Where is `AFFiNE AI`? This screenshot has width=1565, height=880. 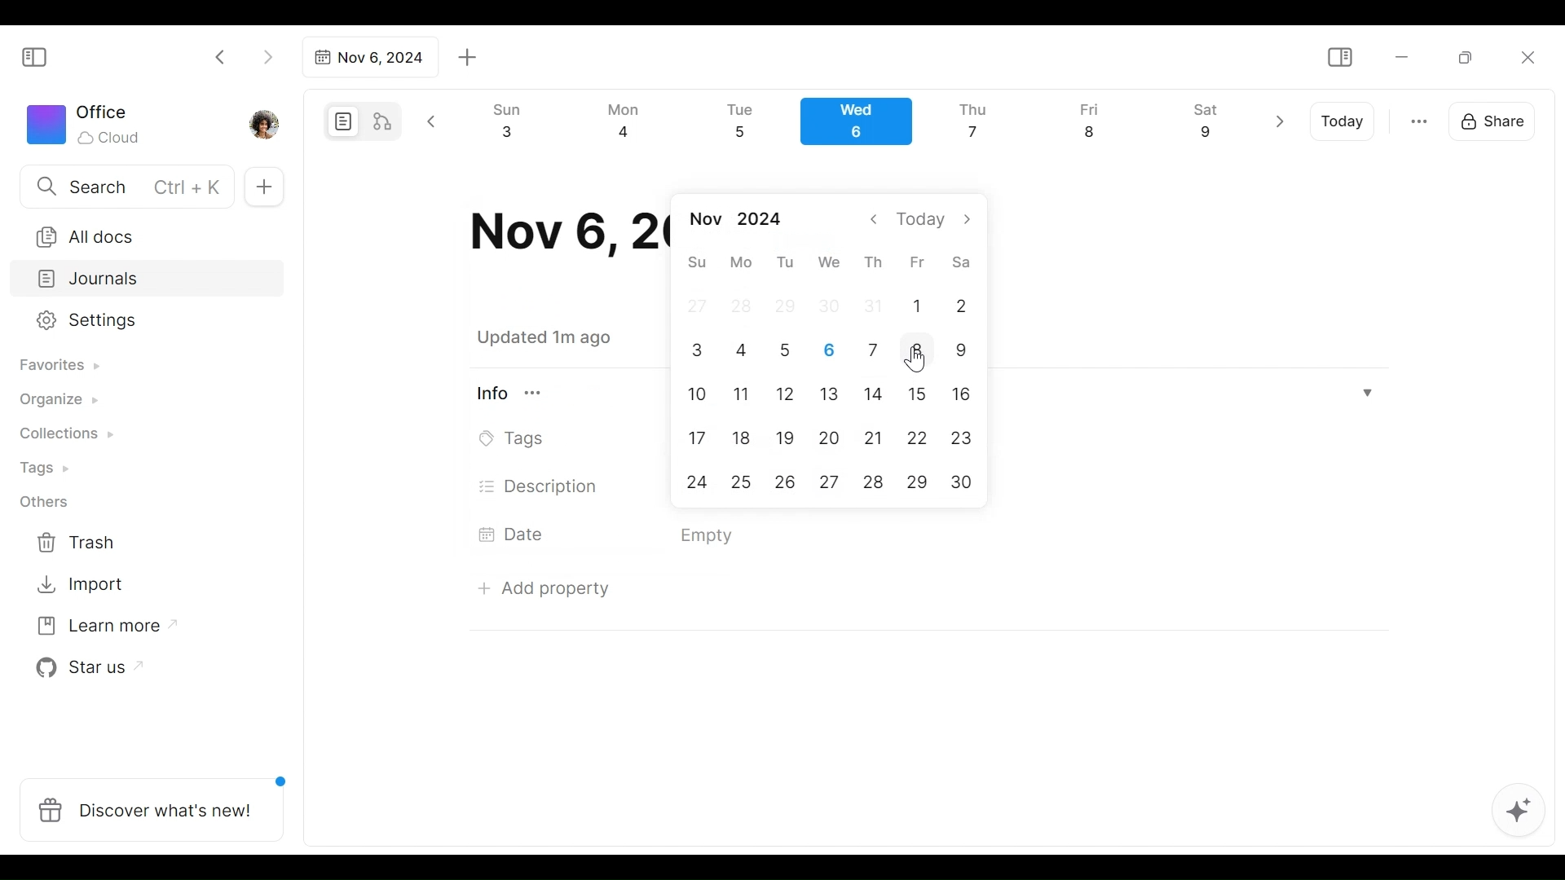 AFFiNE AI is located at coordinates (1519, 812).